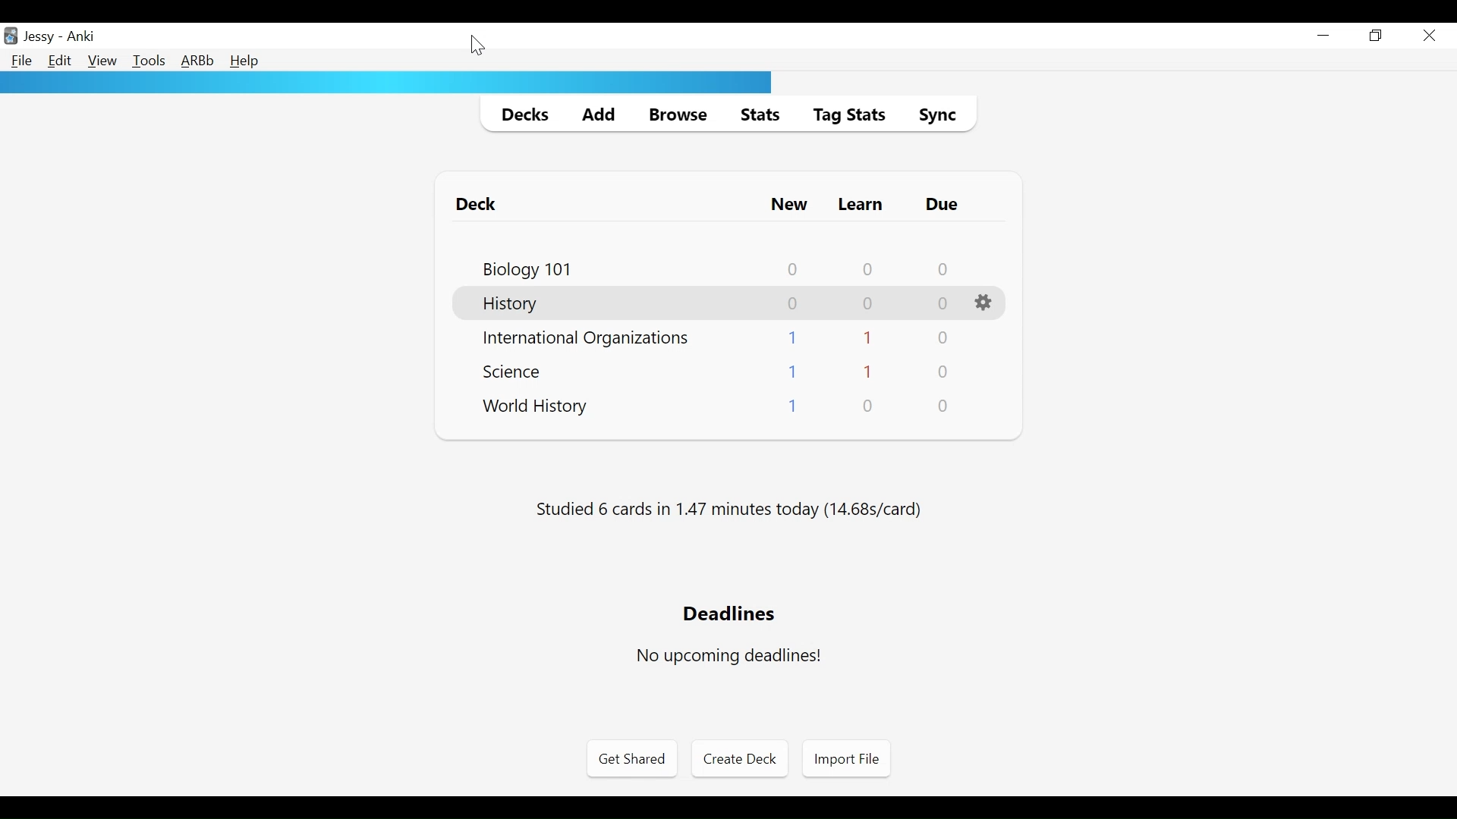  What do you see at coordinates (20, 61) in the screenshot?
I see `File` at bounding box center [20, 61].